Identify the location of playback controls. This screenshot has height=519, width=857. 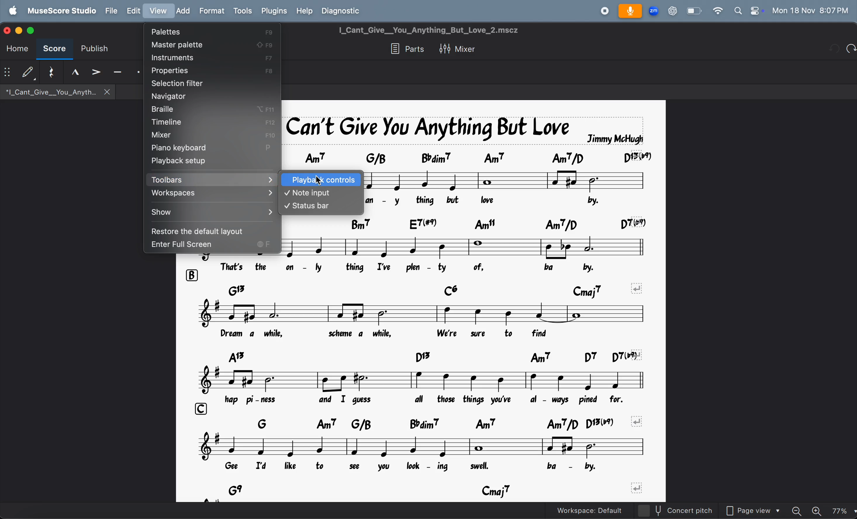
(322, 180).